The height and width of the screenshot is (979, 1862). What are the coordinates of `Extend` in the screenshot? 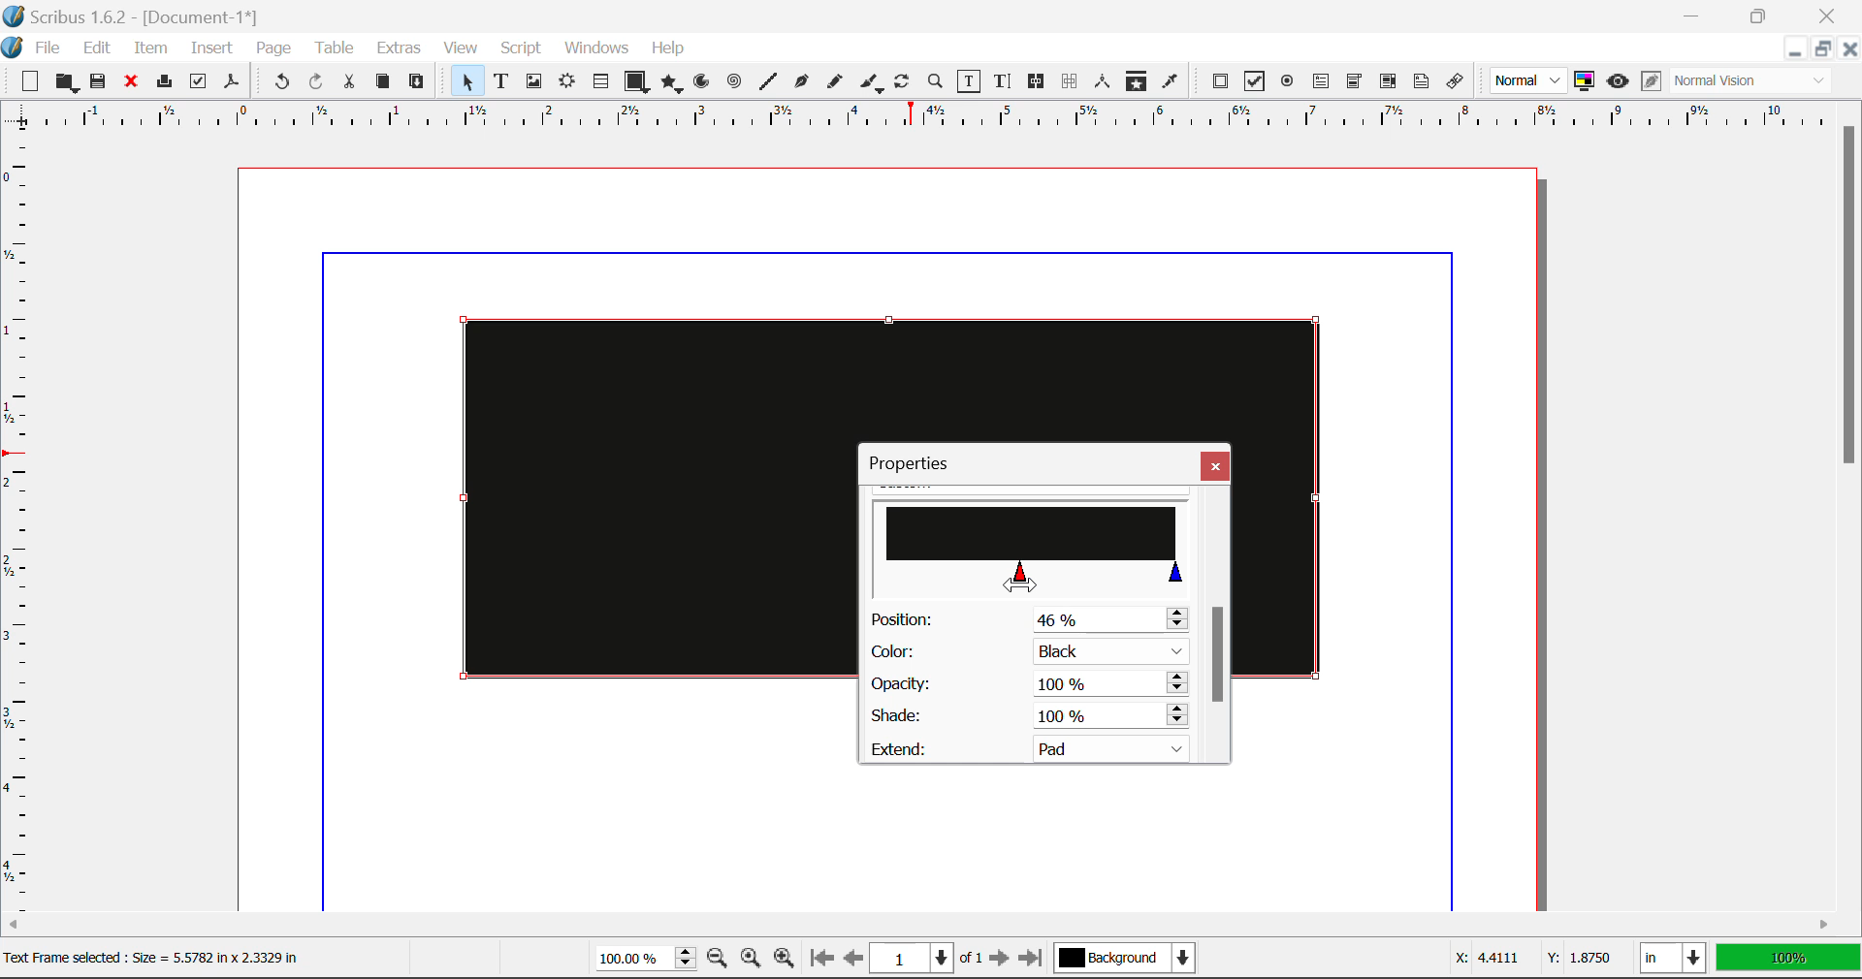 It's located at (1036, 746).